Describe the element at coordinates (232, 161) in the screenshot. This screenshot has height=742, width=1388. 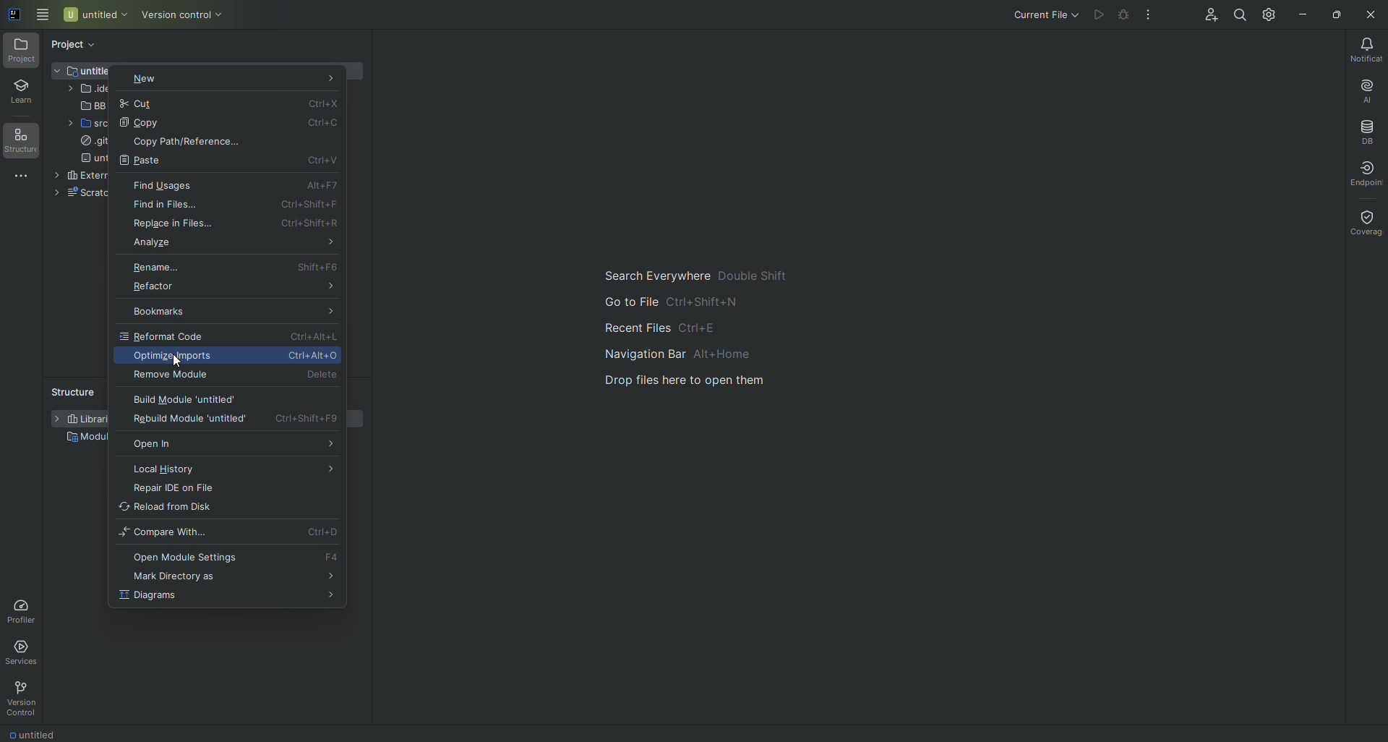
I see `Paste` at that location.